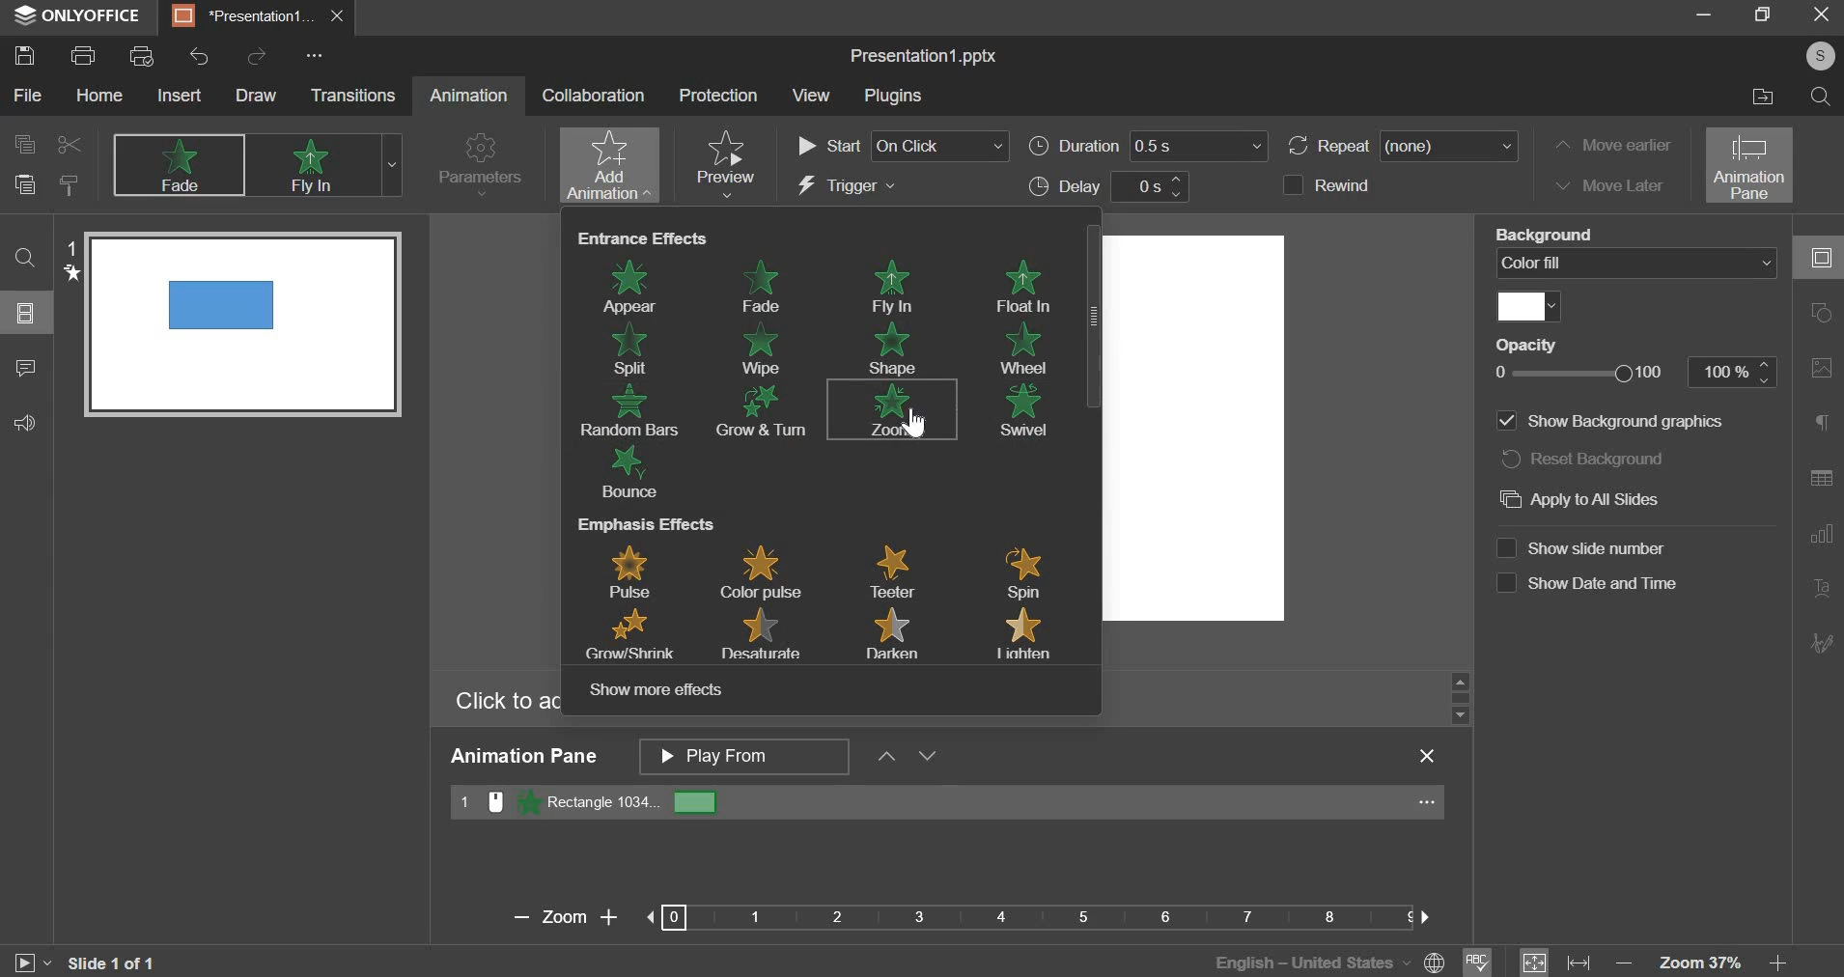 The height and width of the screenshot is (977, 1844). Describe the element at coordinates (262, 96) in the screenshot. I see `draw` at that location.